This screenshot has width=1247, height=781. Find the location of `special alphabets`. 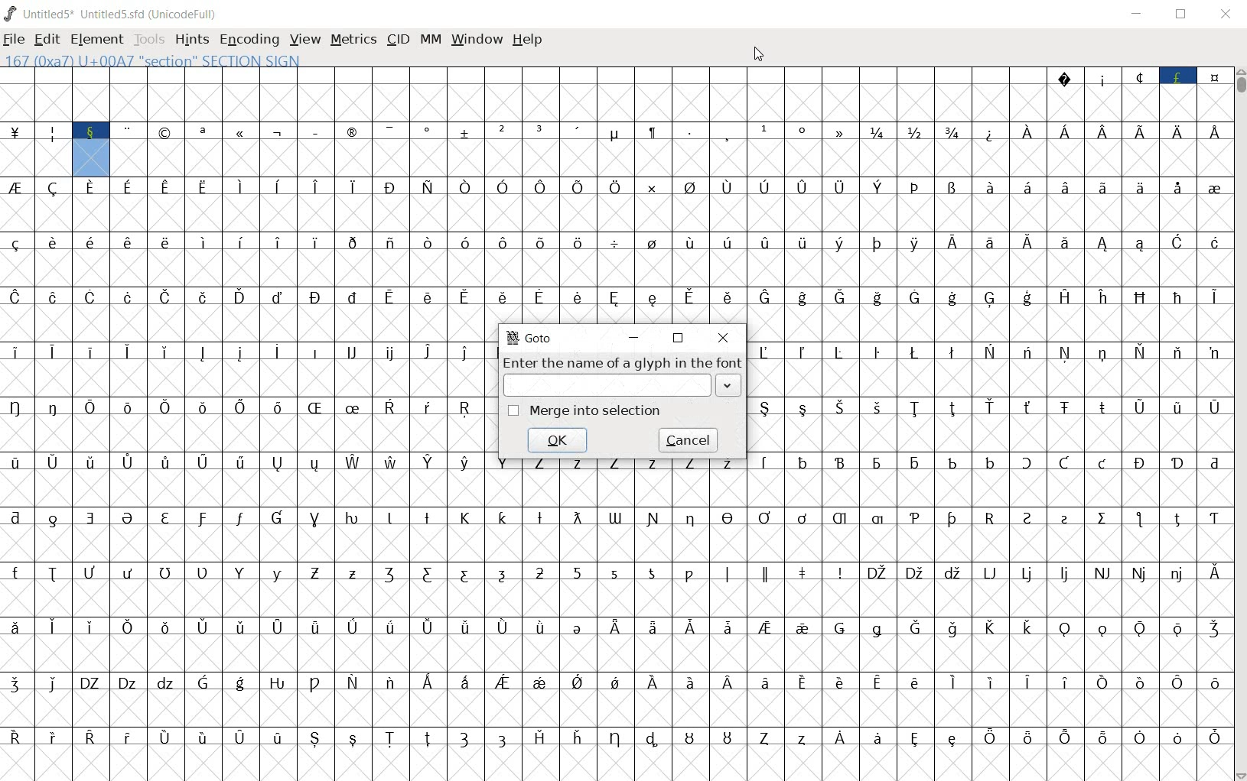

special alphabets is located at coordinates (486, 590).